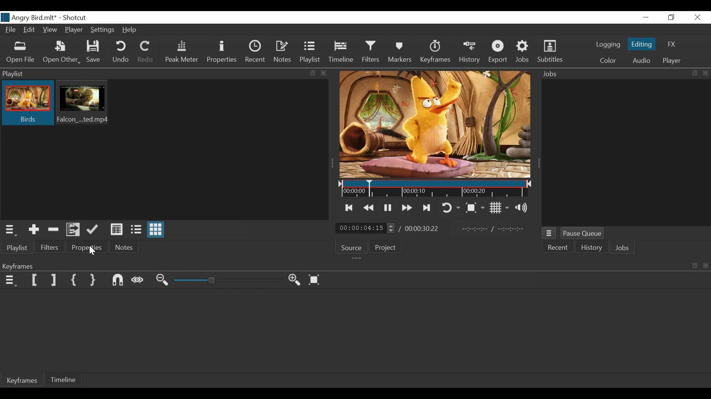  I want to click on History, so click(469, 54).